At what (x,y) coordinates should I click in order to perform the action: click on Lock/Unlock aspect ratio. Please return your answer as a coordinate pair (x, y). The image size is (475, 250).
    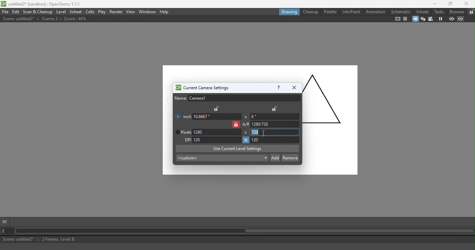
    Looking at the image, I should click on (235, 124).